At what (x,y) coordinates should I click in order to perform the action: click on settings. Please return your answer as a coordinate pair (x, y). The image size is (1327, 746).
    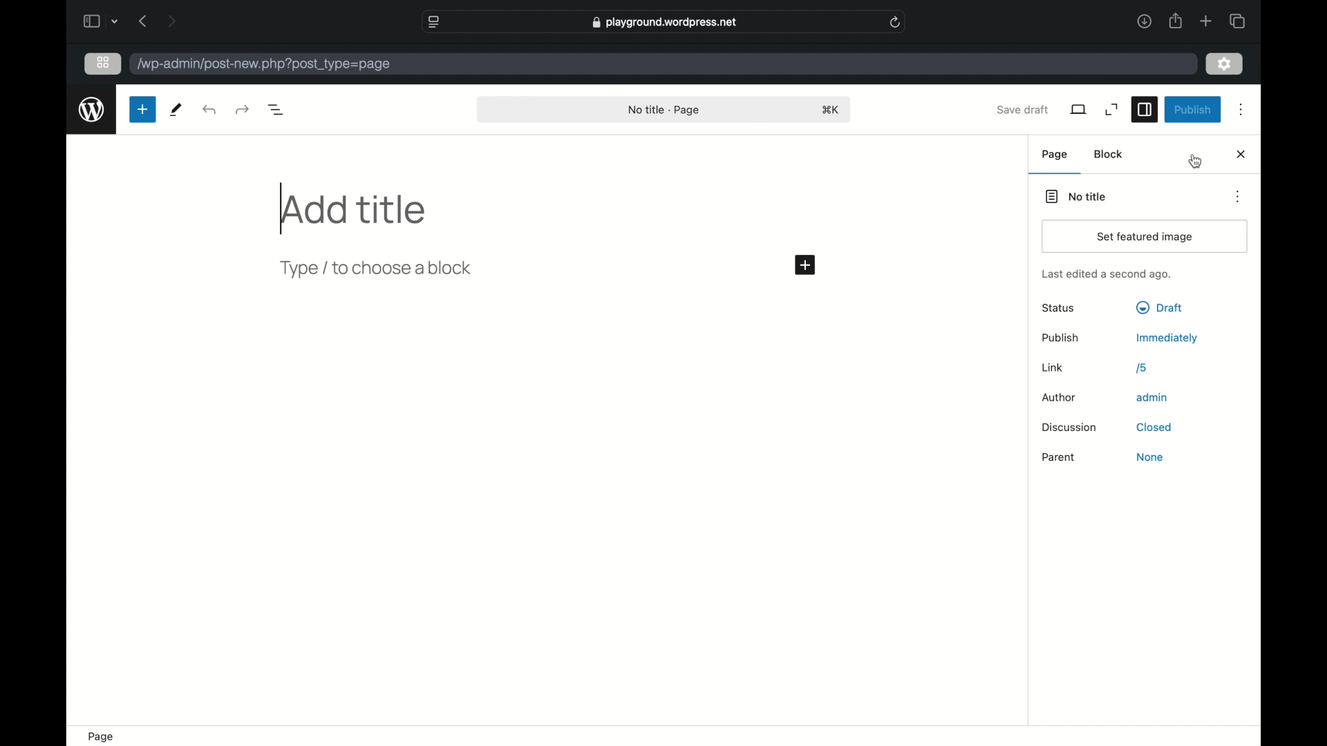
    Looking at the image, I should click on (1225, 64).